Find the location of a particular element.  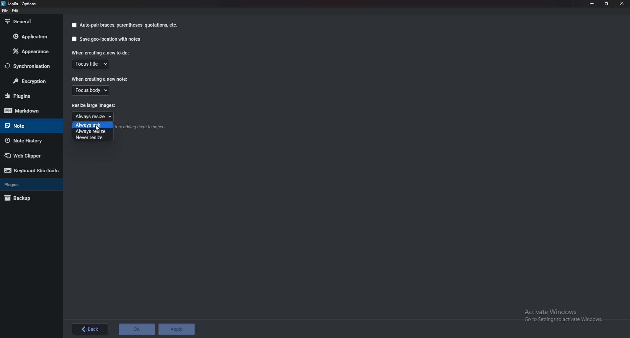

Focus body is located at coordinates (91, 91).